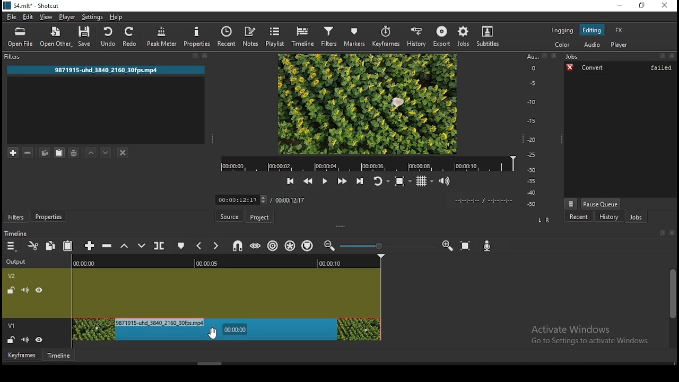  What do you see at coordinates (369, 104) in the screenshot?
I see `preview` at bounding box center [369, 104].